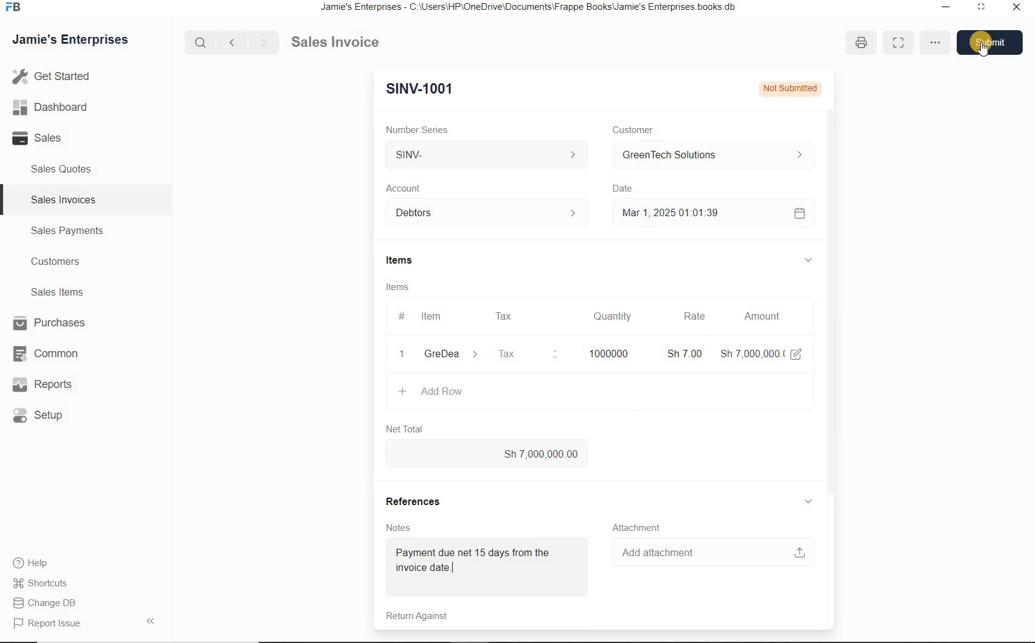  Describe the element at coordinates (829, 287) in the screenshot. I see `vertical scrollbar` at that location.